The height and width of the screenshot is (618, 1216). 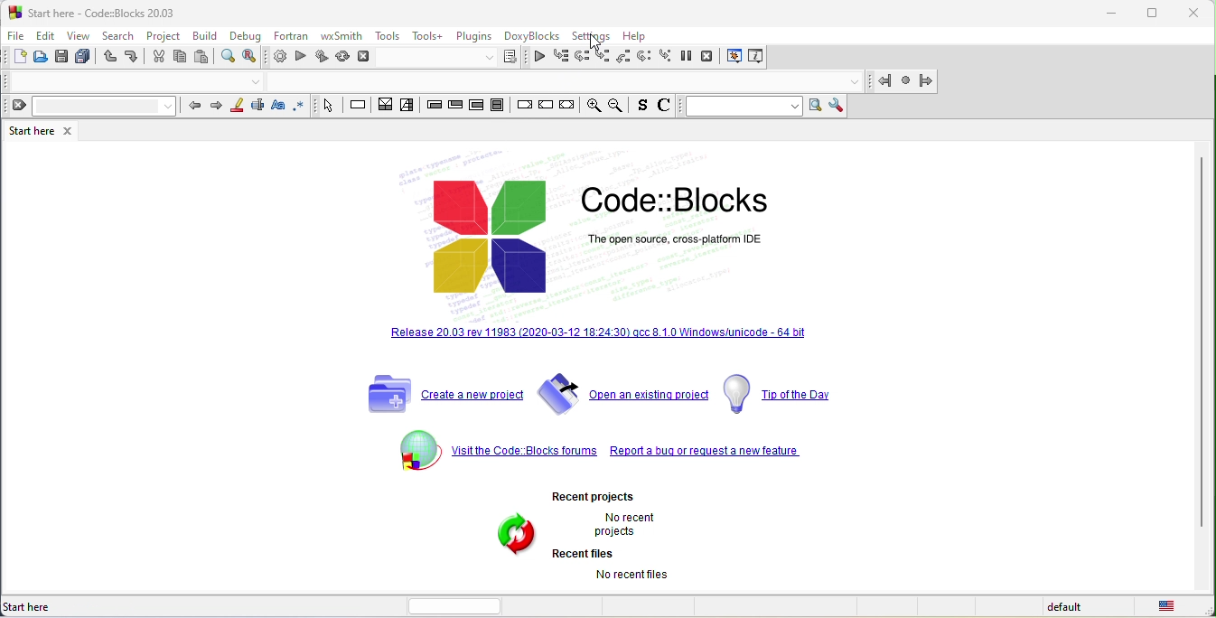 What do you see at coordinates (759, 59) in the screenshot?
I see `various info` at bounding box center [759, 59].